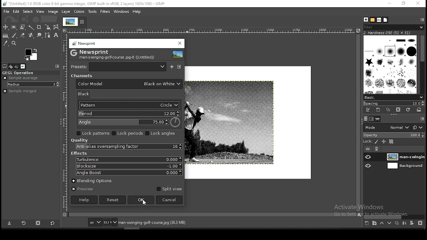 The image size is (427, 240). What do you see at coordinates (6, 36) in the screenshot?
I see `gradient fill tool` at bounding box center [6, 36].